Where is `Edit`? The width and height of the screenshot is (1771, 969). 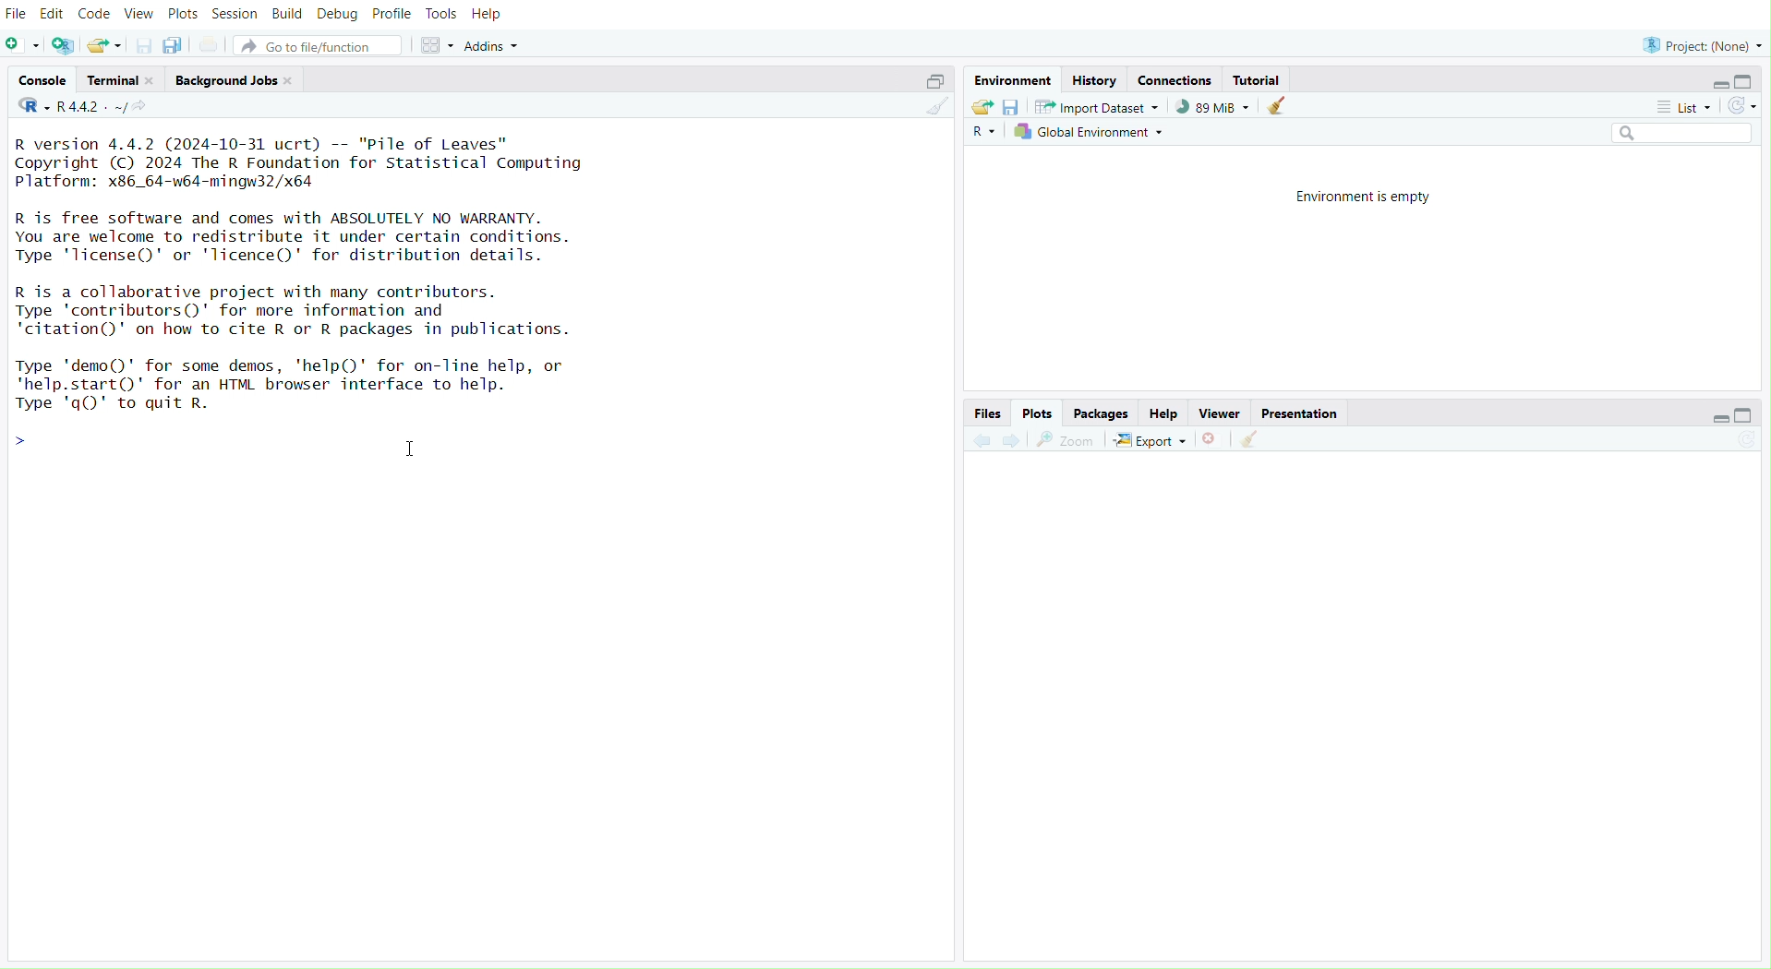
Edit is located at coordinates (54, 14).